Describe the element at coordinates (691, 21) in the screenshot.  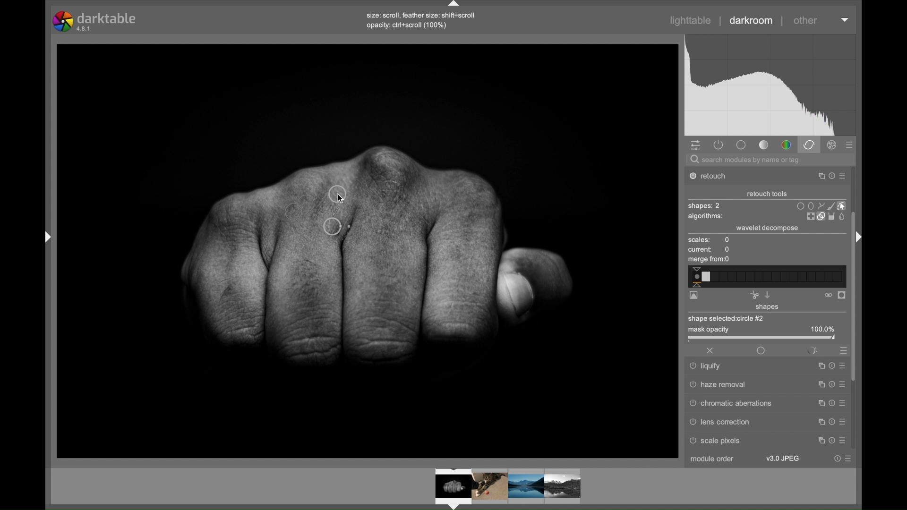
I see `lighttable` at that location.